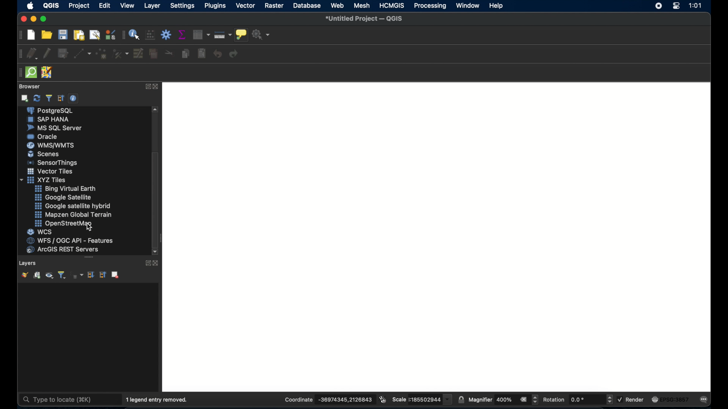 The image size is (728, 409). What do you see at coordinates (134, 35) in the screenshot?
I see `identify feature` at bounding box center [134, 35].